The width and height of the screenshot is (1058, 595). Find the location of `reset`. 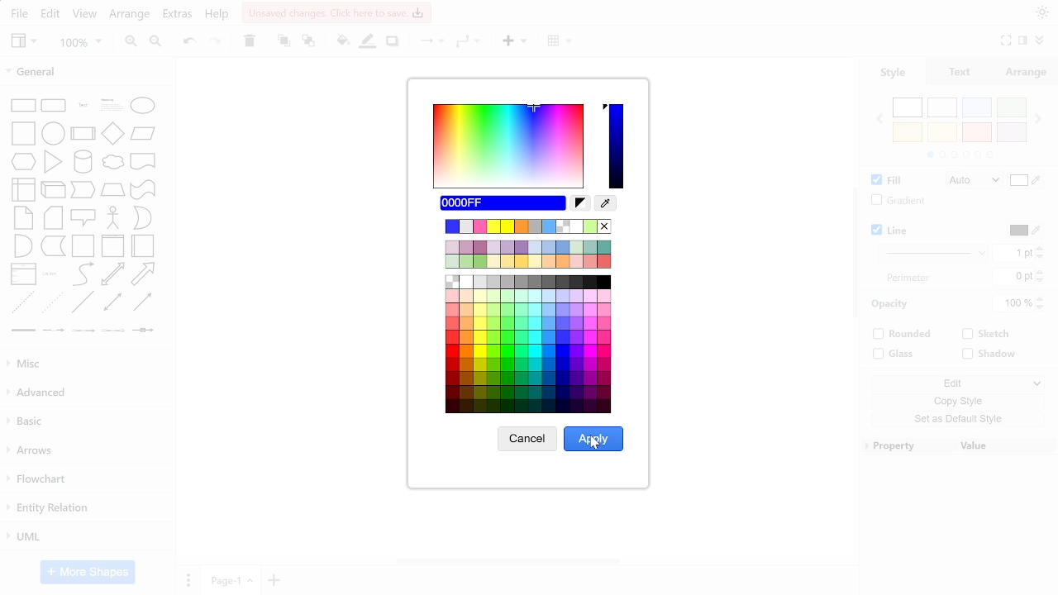

reset is located at coordinates (580, 203).